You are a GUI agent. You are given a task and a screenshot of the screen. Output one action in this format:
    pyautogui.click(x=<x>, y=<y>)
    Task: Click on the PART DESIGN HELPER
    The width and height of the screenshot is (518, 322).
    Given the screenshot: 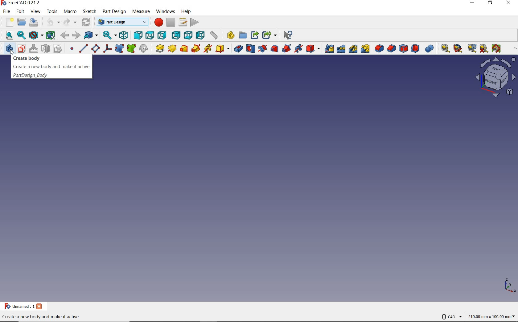 What is the action you would take?
    pyautogui.click(x=515, y=48)
    